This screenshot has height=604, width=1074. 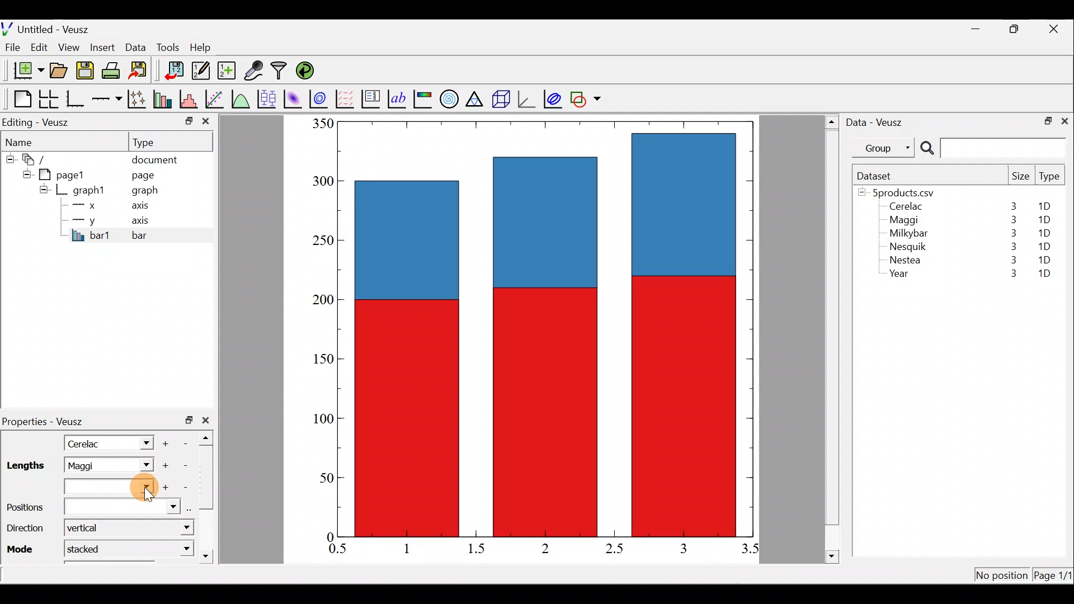 I want to click on Plot box plots, so click(x=268, y=98).